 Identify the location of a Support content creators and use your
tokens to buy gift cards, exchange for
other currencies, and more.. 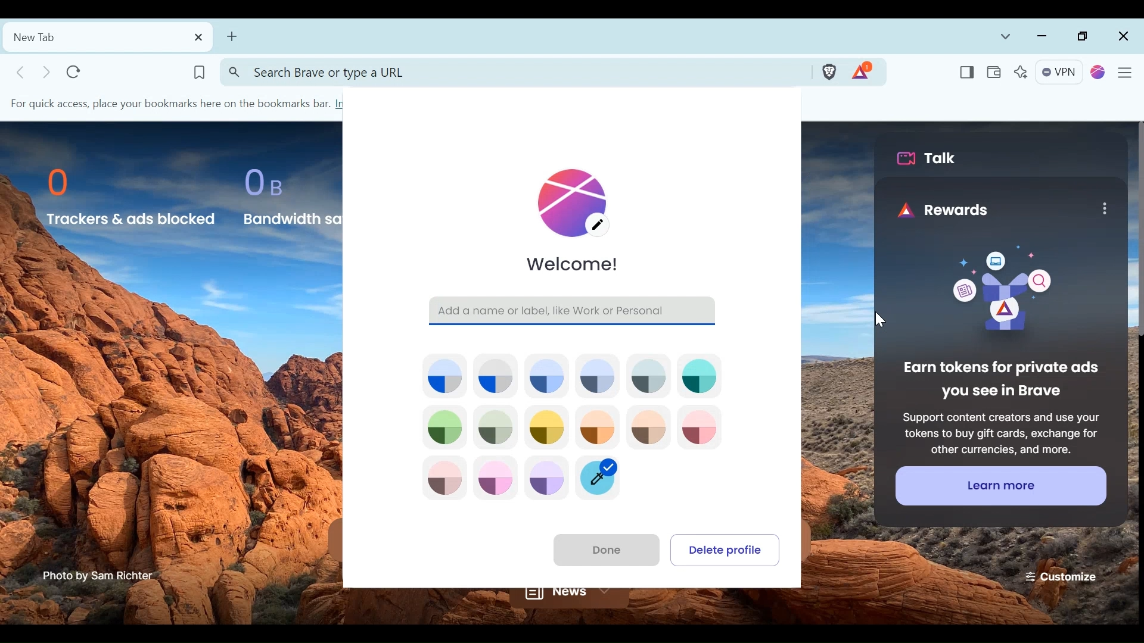
(1000, 431).